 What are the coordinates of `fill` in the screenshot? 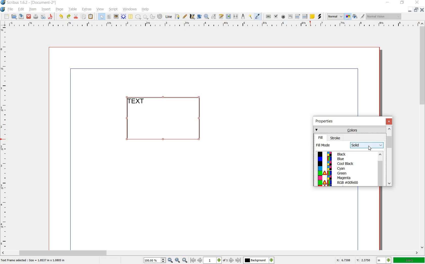 It's located at (321, 138).